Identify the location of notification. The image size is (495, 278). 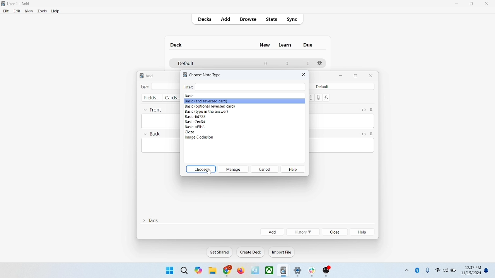
(487, 270).